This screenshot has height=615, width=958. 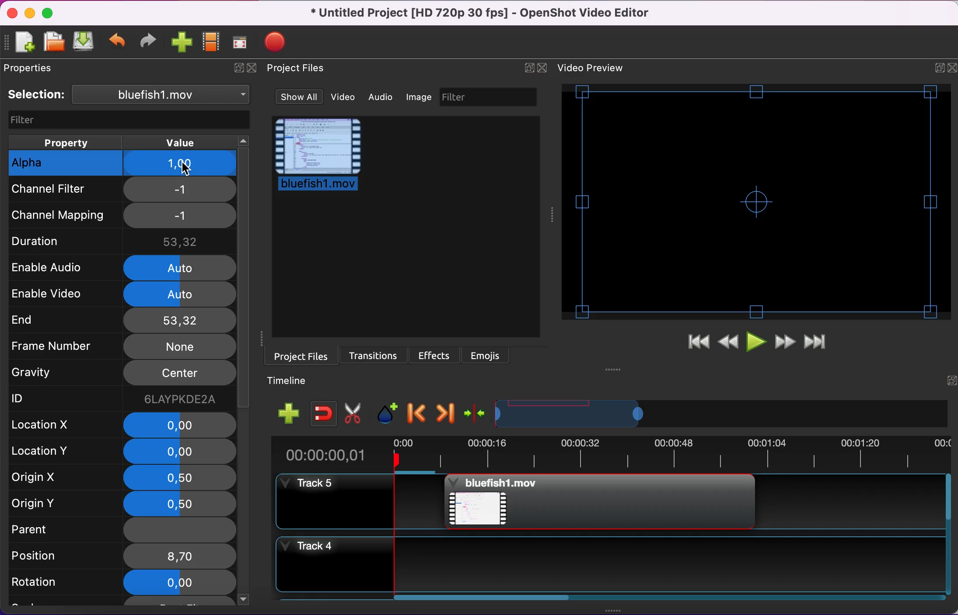 What do you see at coordinates (177, 583) in the screenshot?
I see `0` at bounding box center [177, 583].